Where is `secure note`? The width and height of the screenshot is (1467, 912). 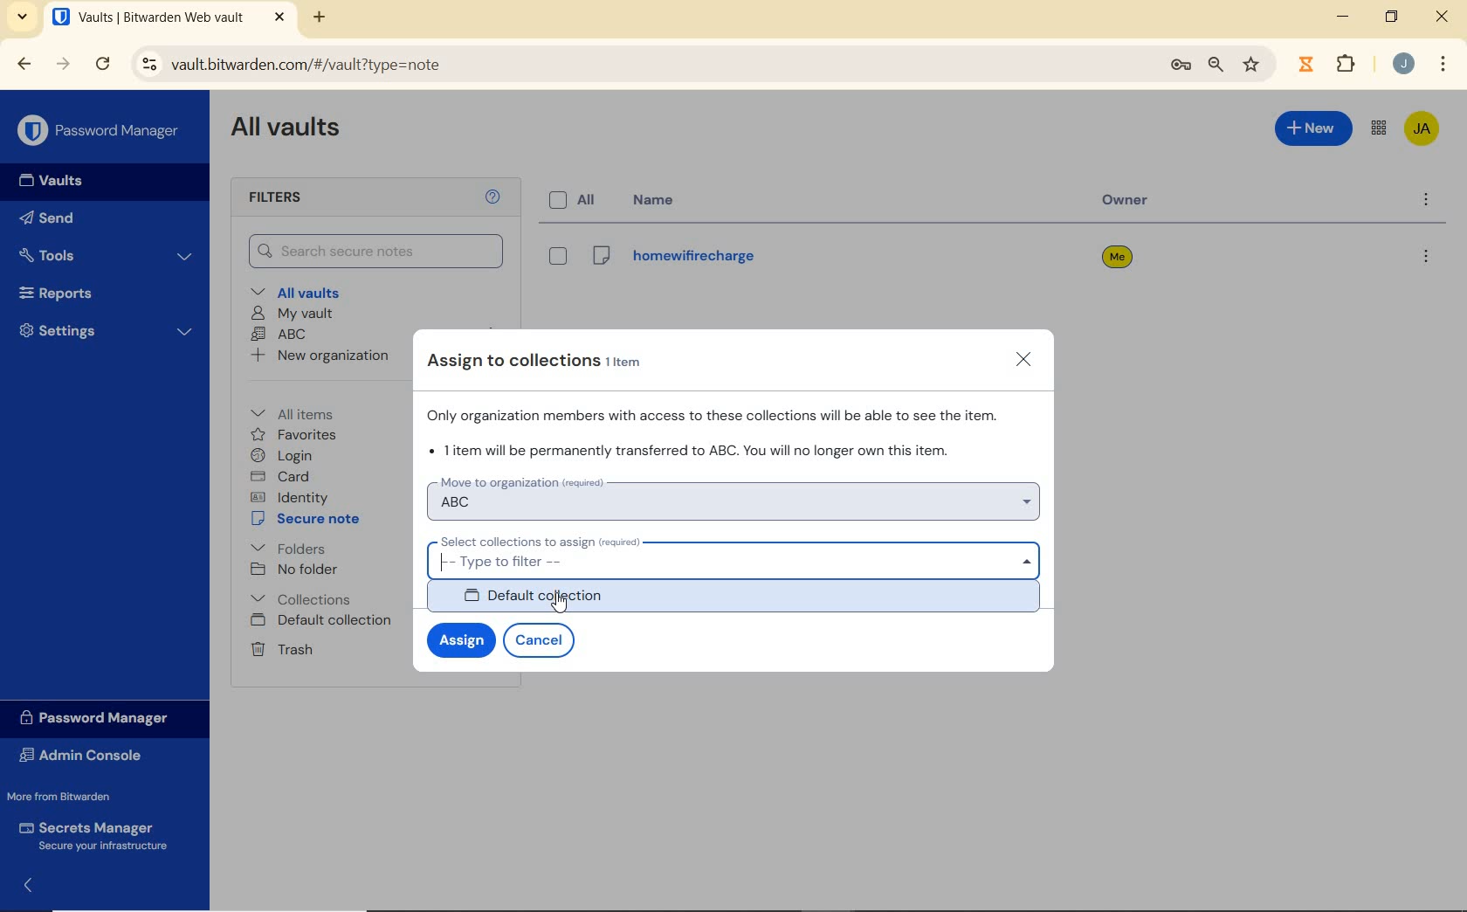 secure note is located at coordinates (309, 519).